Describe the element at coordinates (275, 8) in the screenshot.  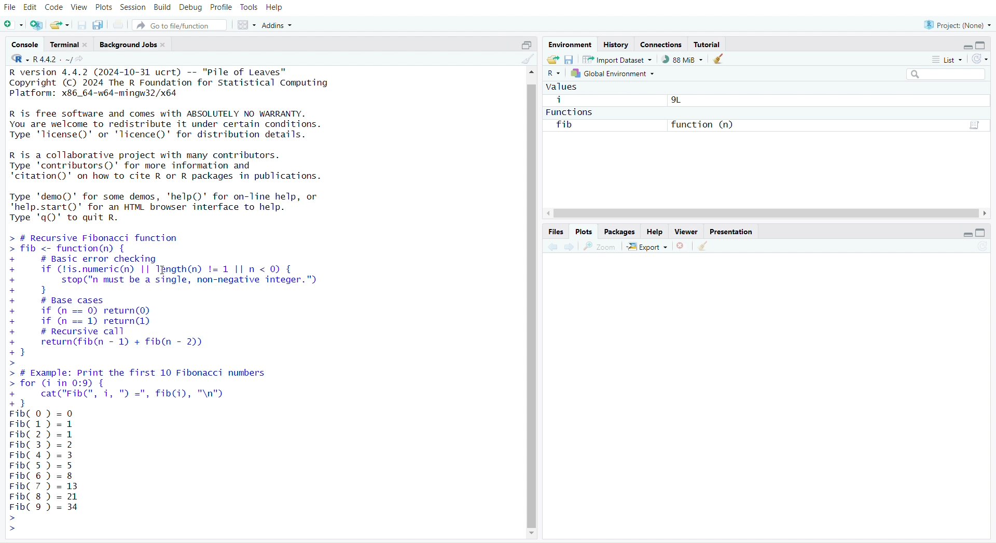
I see `help` at that location.